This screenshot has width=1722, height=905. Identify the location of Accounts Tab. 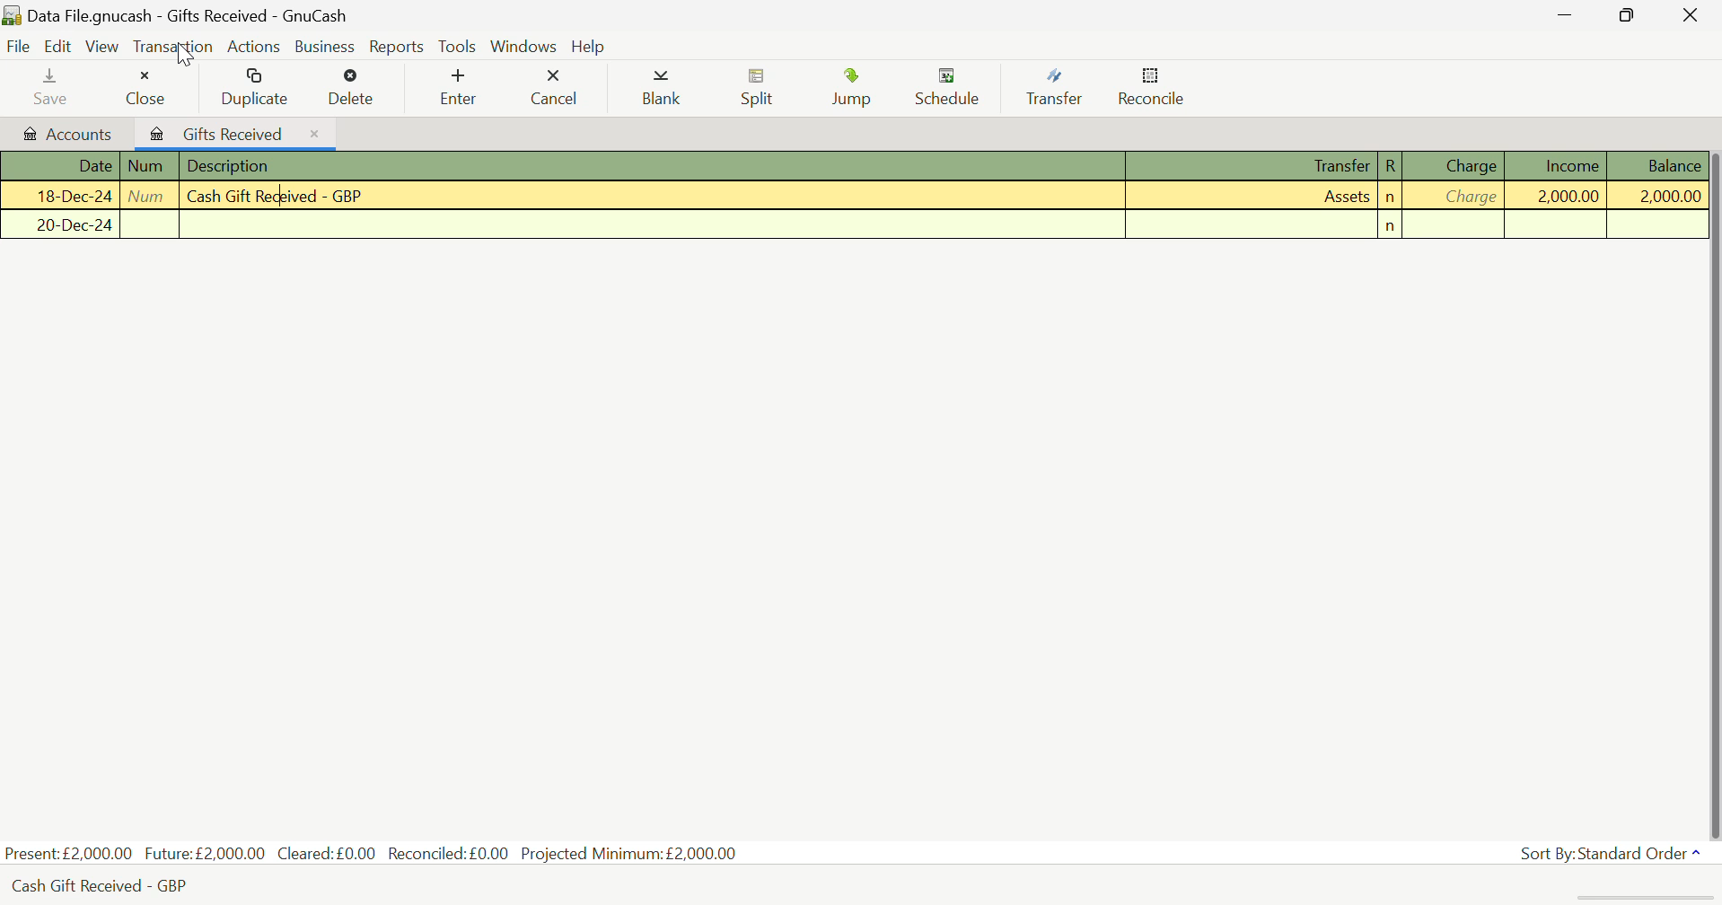
(64, 131).